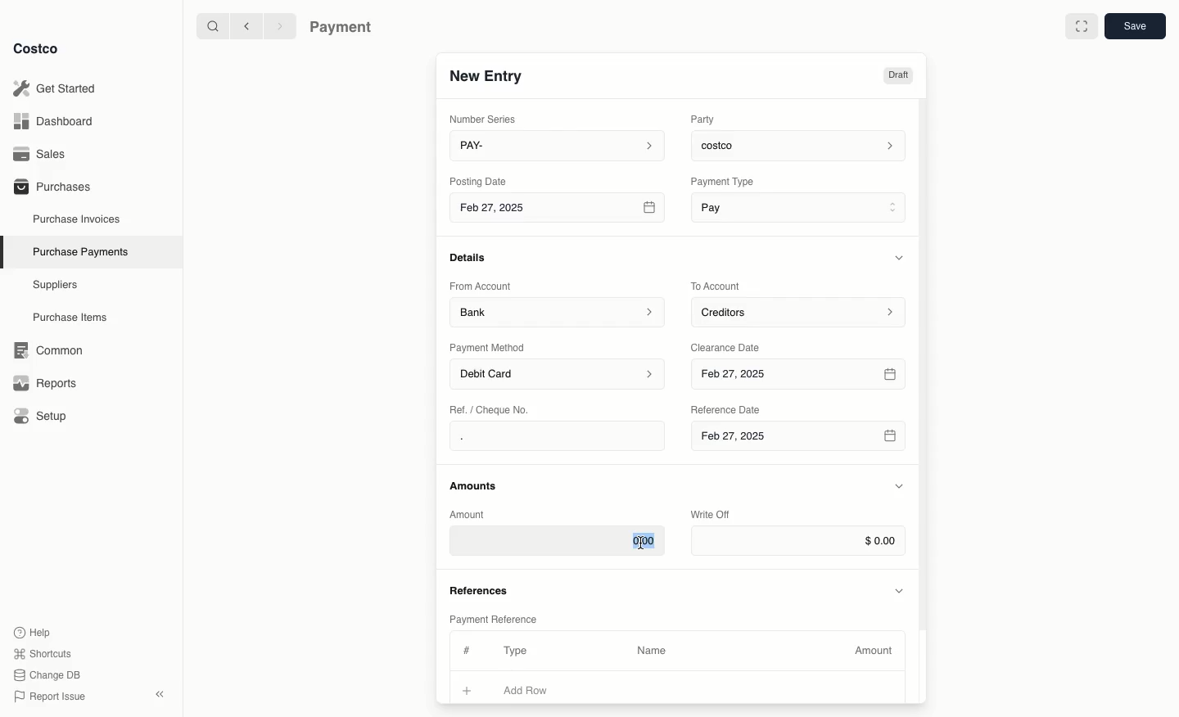 This screenshot has width=1179, height=717. Describe the element at coordinates (345, 29) in the screenshot. I see `Payment` at that location.